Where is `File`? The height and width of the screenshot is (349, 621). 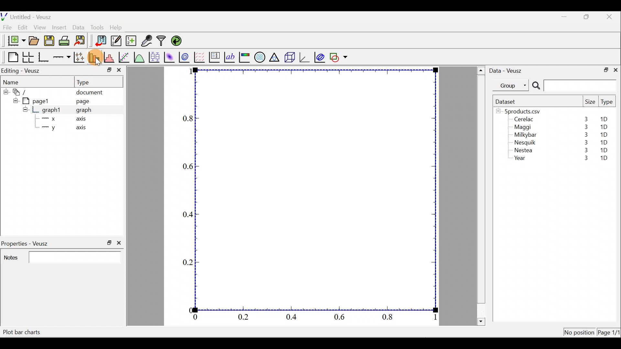 File is located at coordinates (6, 27).